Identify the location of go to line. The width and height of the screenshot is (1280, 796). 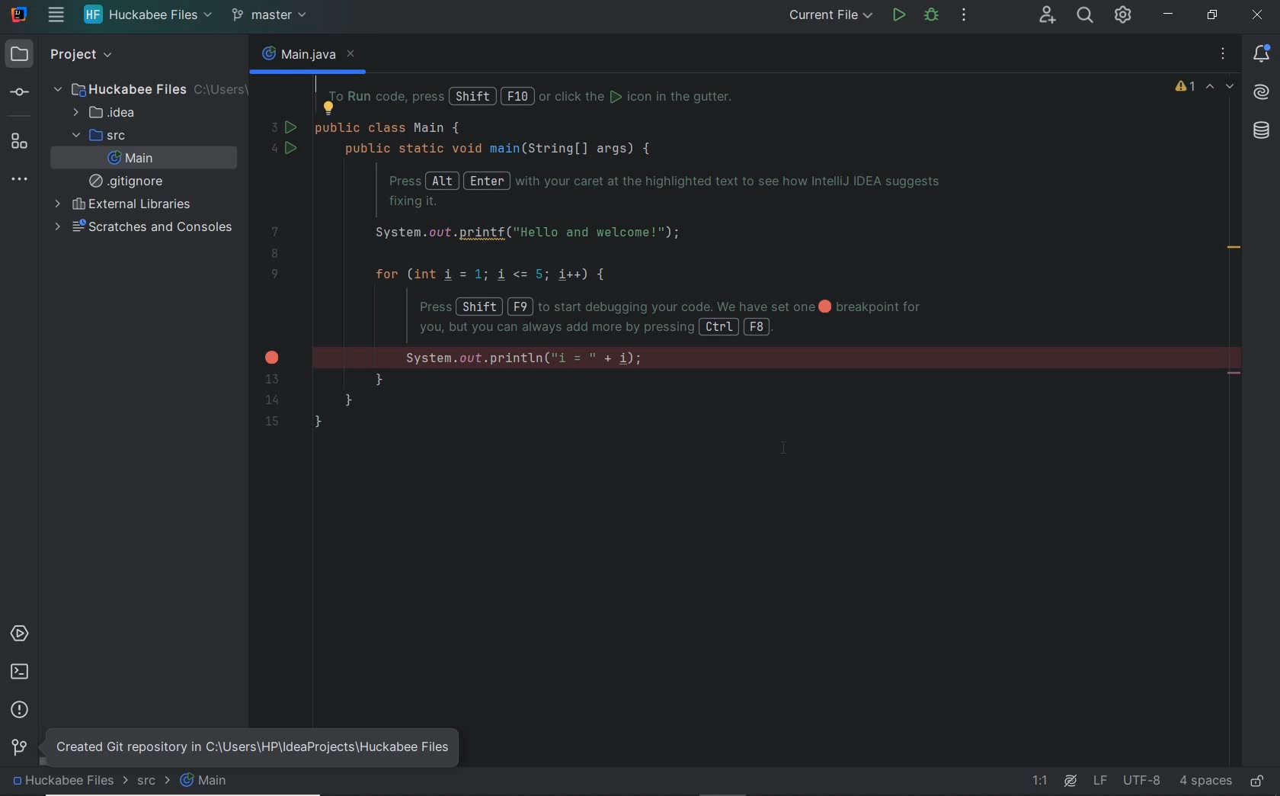
(1042, 782).